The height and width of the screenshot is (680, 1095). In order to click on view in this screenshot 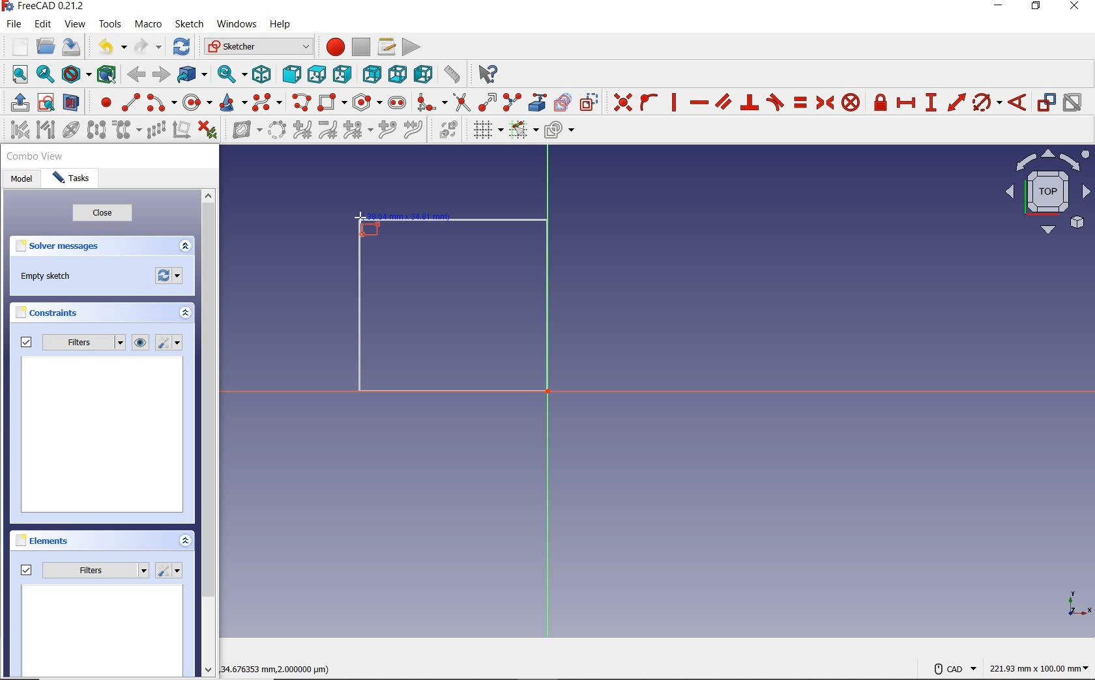, I will do `click(76, 25)`.